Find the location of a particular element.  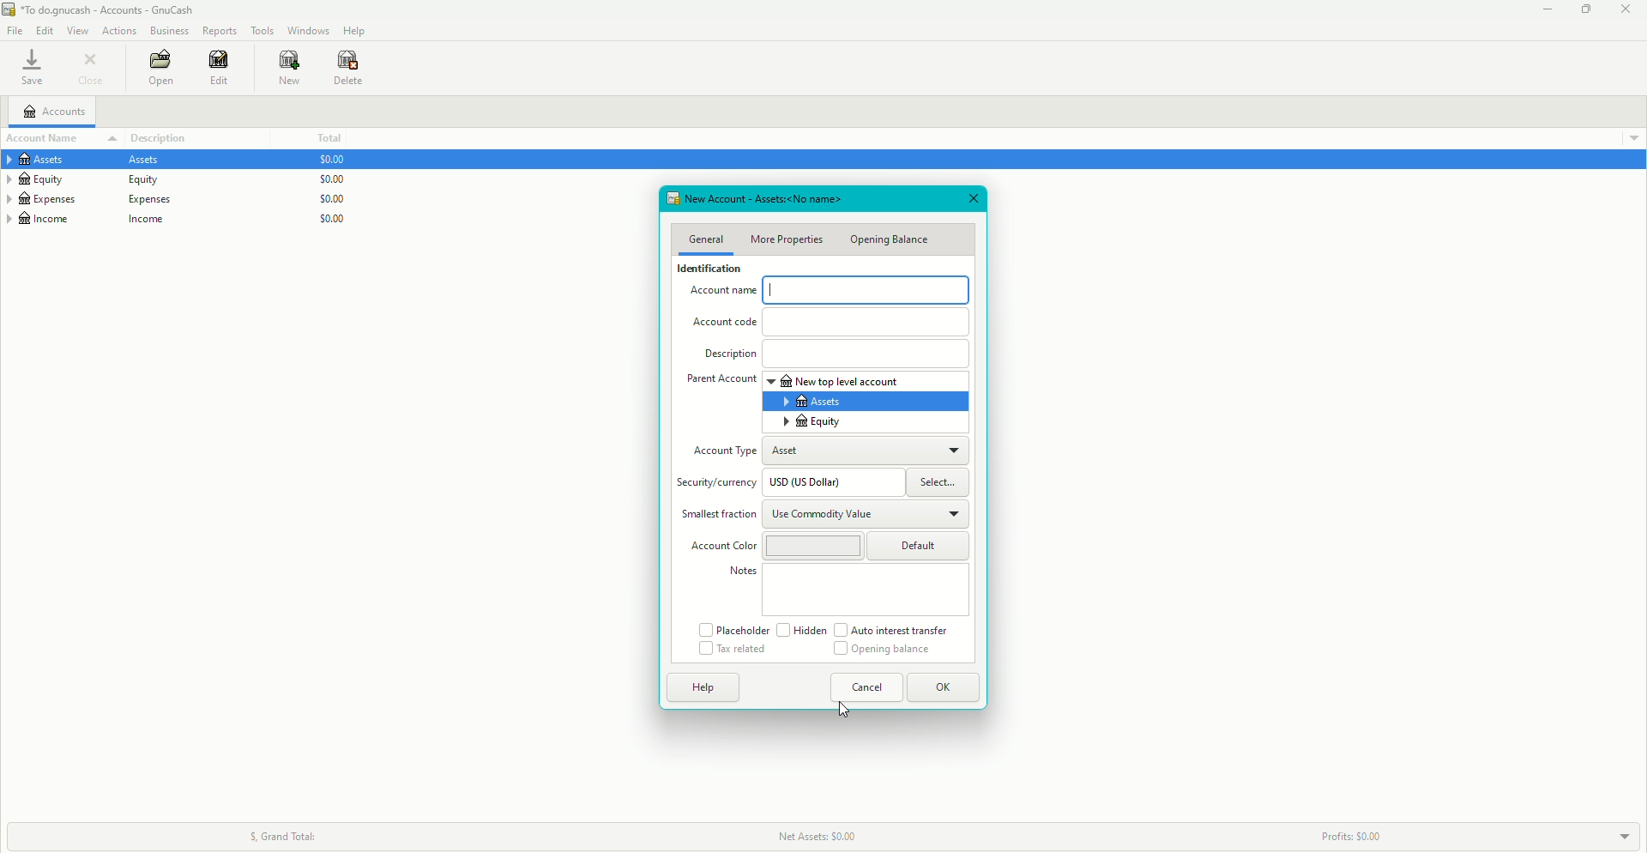

Edit is located at coordinates (45, 31).